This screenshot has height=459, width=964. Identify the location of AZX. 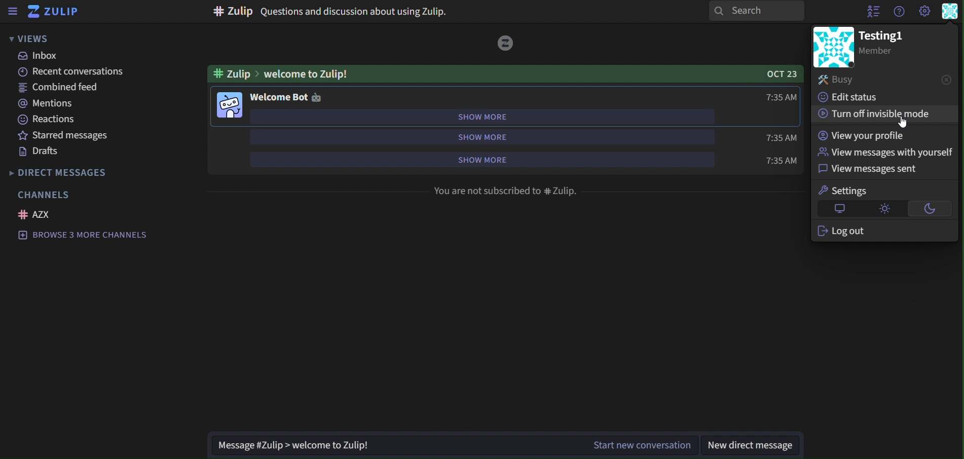
(38, 215).